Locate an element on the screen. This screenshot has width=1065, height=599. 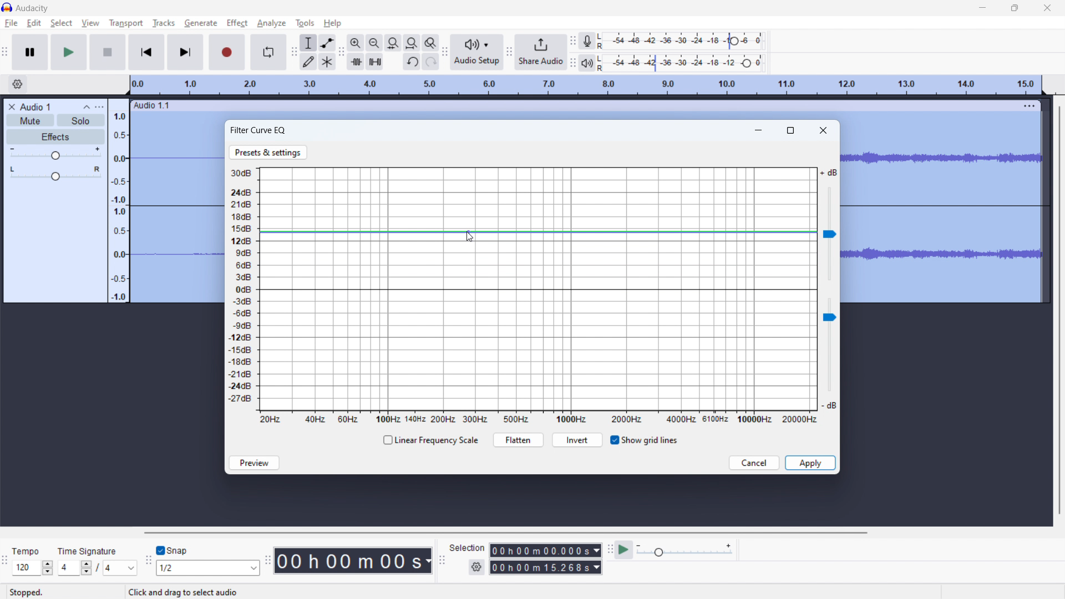
collapse is located at coordinates (87, 108).